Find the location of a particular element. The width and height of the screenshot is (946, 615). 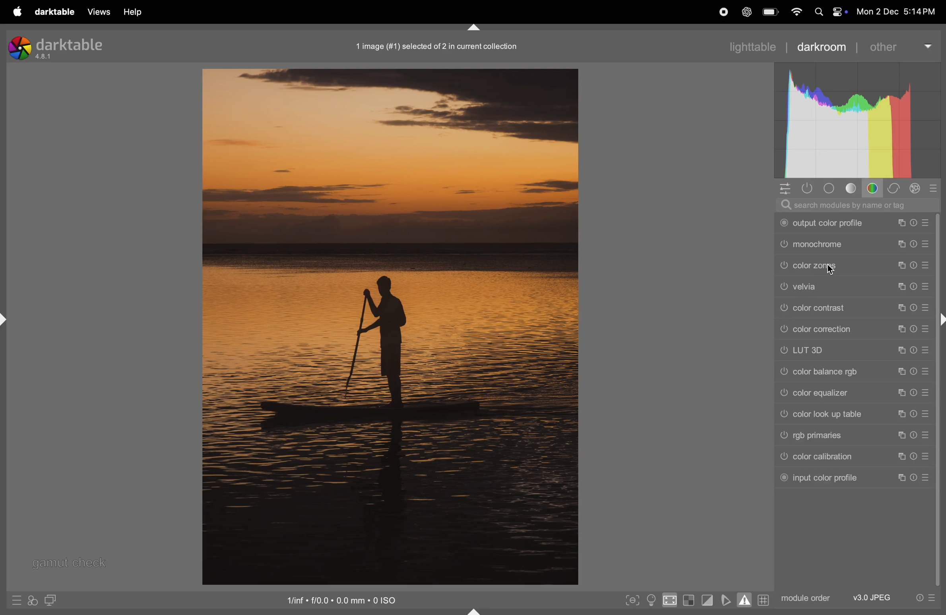

color rgb balance is located at coordinates (829, 373).